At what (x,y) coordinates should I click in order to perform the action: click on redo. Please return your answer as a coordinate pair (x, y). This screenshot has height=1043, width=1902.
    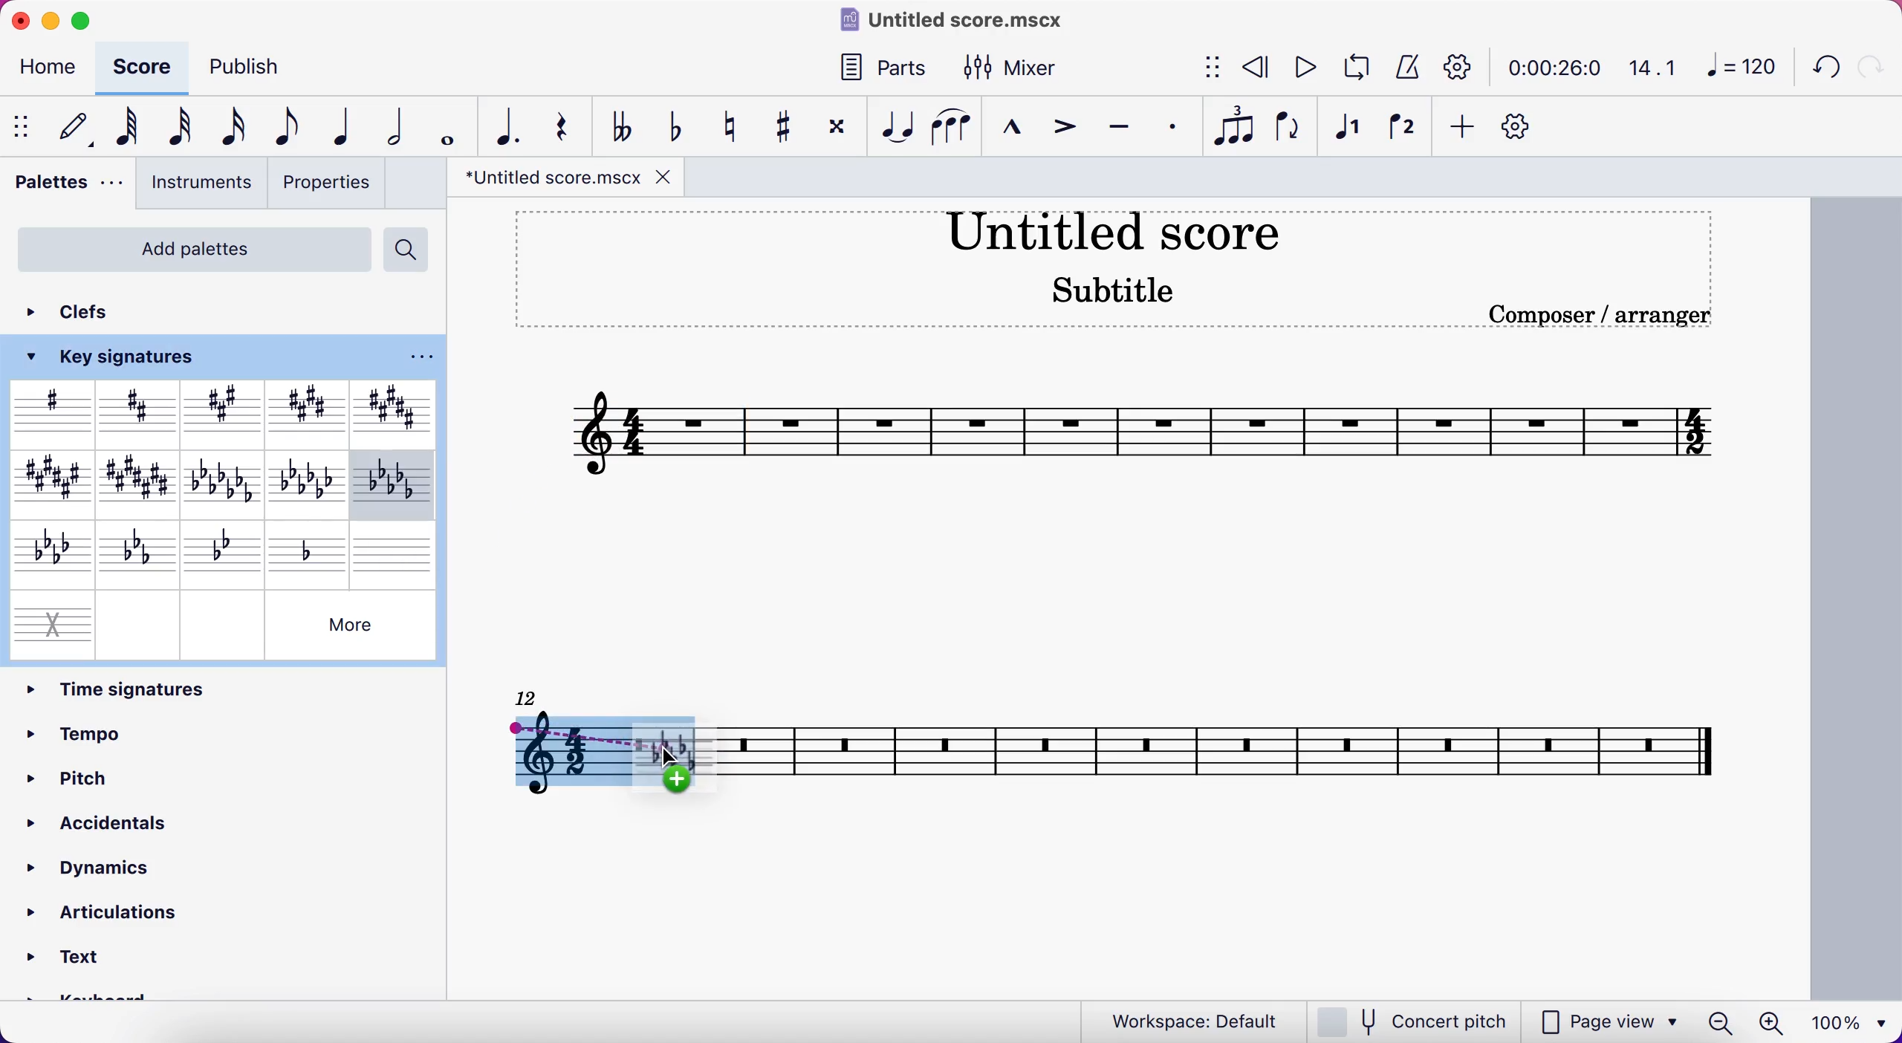
    Looking at the image, I should click on (1871, 68).